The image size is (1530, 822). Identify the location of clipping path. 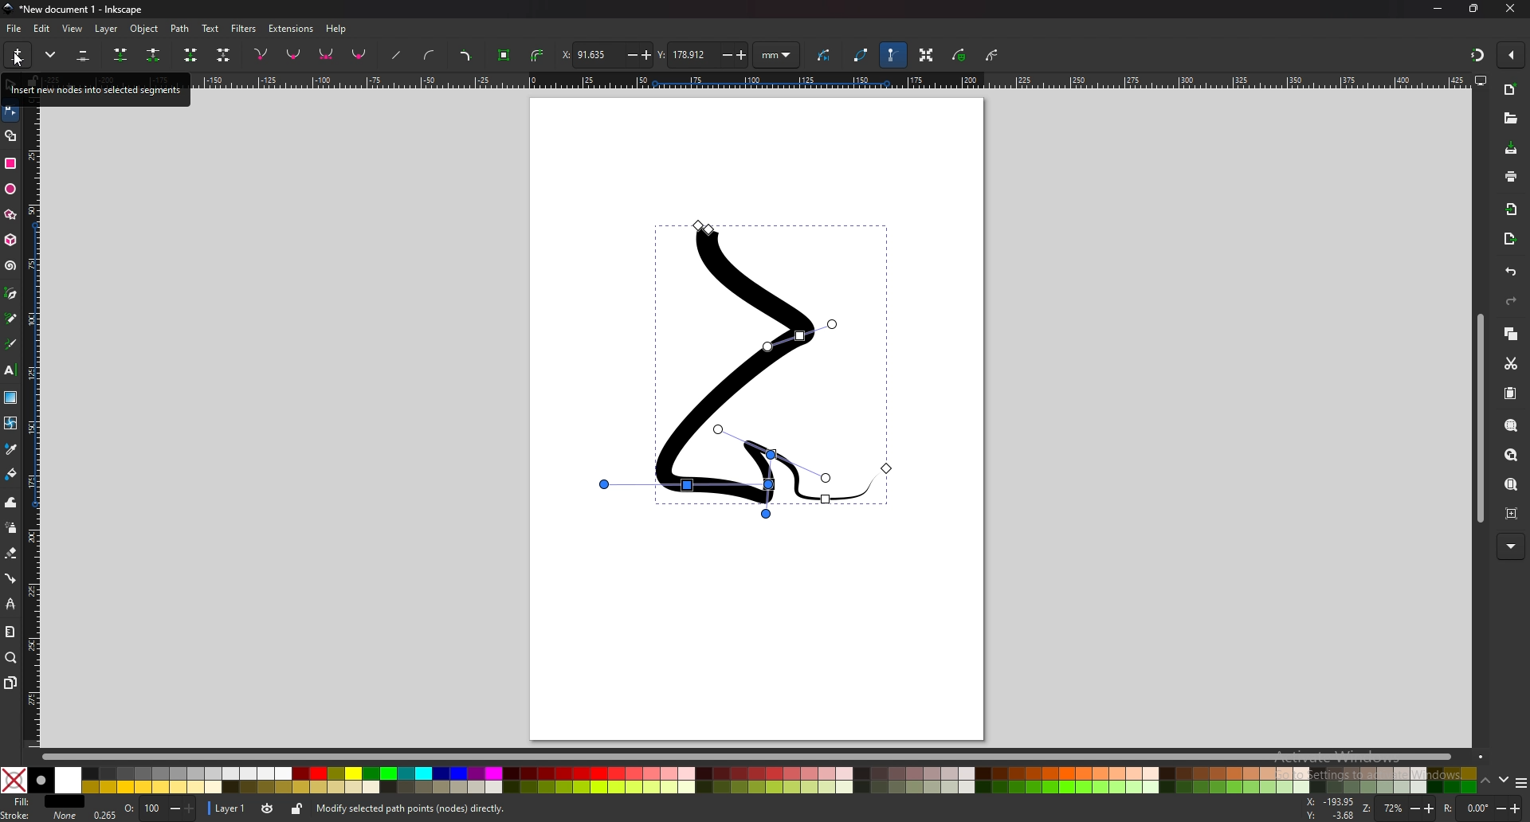
(992, 54).